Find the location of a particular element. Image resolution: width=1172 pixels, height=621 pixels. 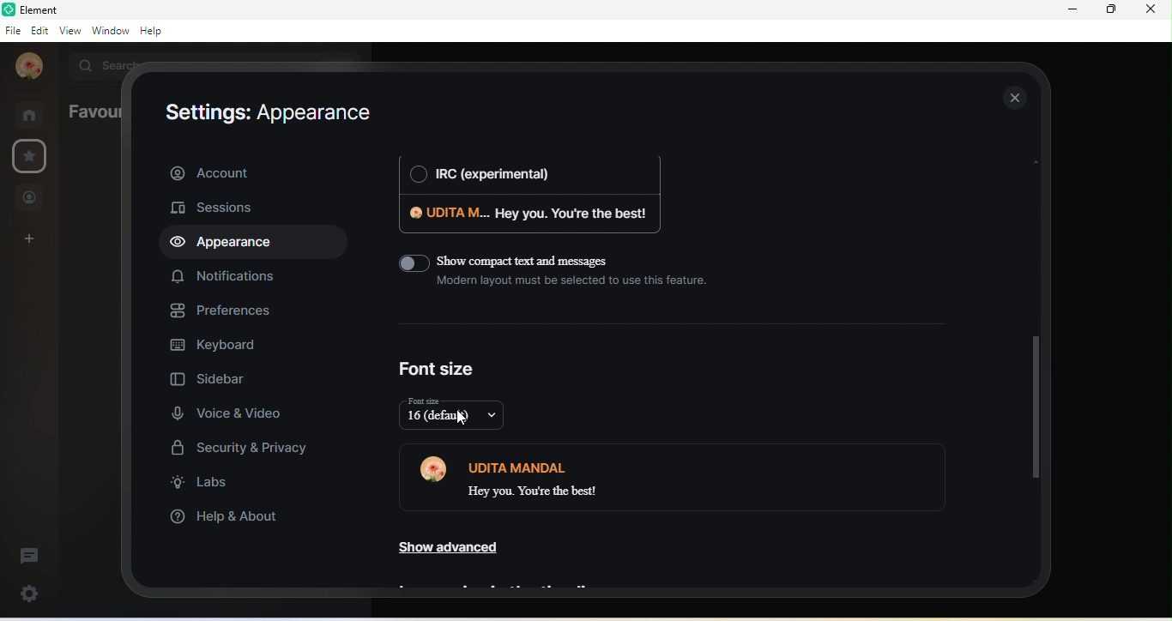

close is located at coordinates (1017, 97).